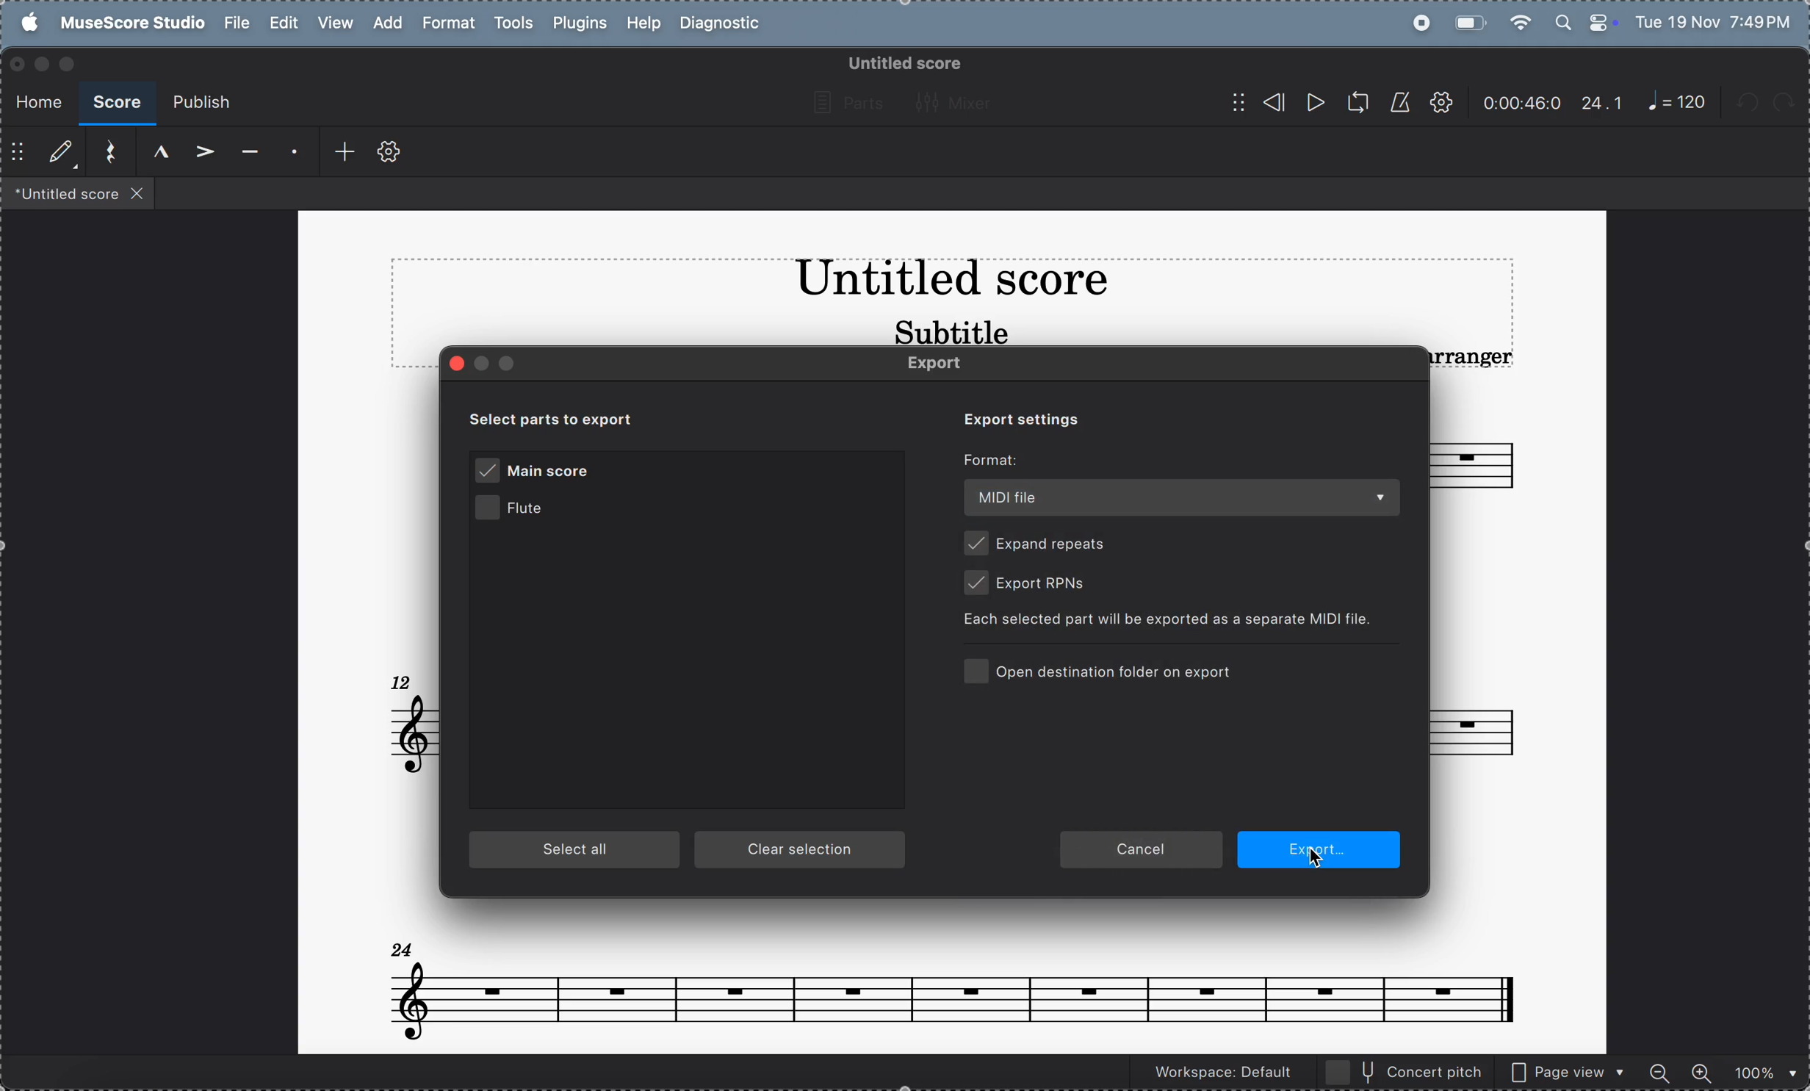 This screenshot has width=1810, height=1091. Describe the element at coordinates (1468, 21) in the screenshot. I see `battery` at that location.